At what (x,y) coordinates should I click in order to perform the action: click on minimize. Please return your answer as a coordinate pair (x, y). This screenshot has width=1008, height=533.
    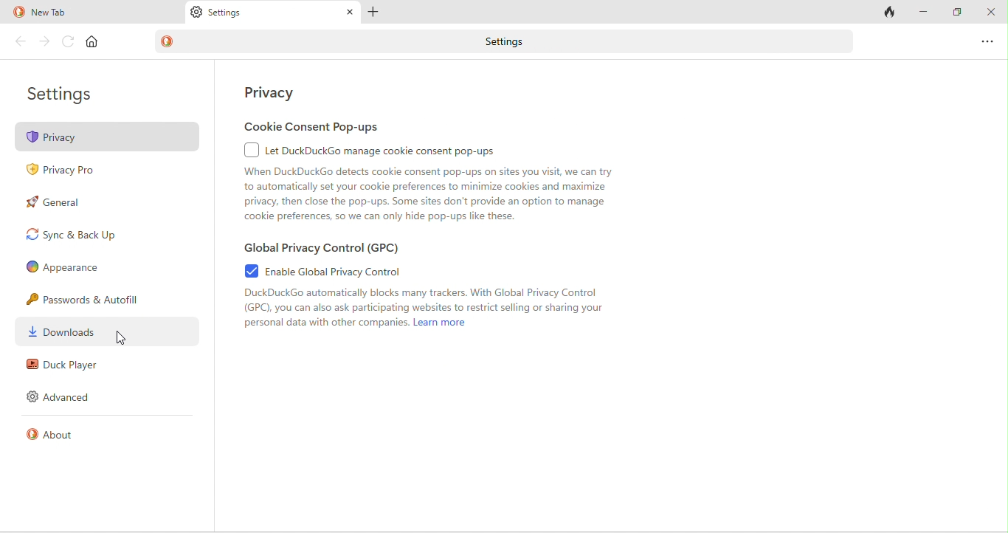
    Looking at the image, I should click on (926, 12).